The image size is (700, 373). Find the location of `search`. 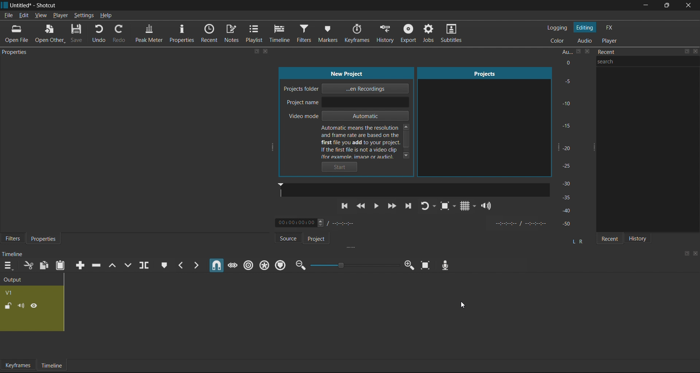

search is located at coordinates (650, 66).